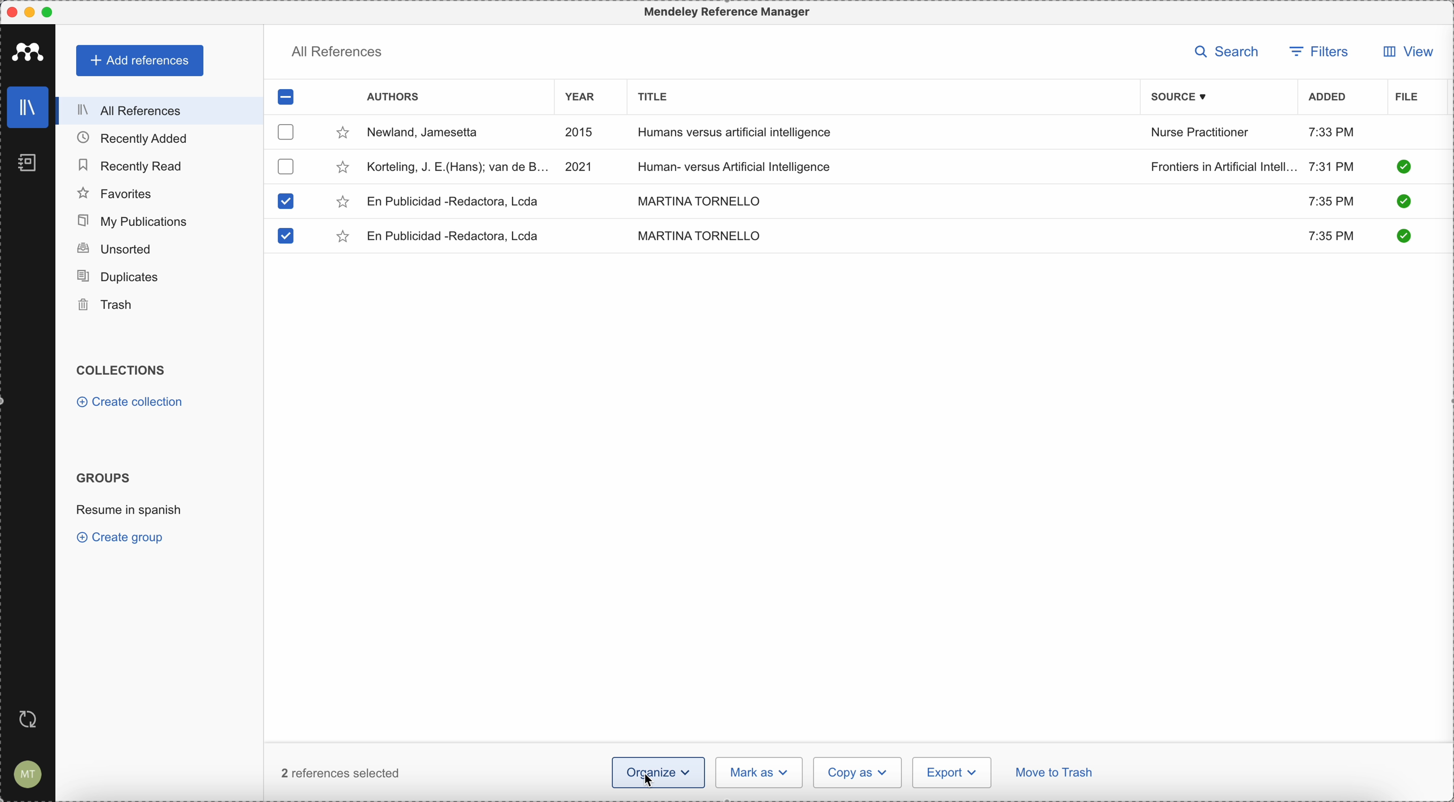 This screenshot has height=802, width=1454. I want to click on Human-versus Artificial Intelligence, so click(744, 165).